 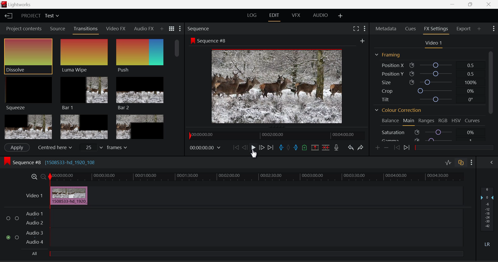 What do you see at coordinates (35, 214) in the screenshot?
I see `Audio 1` at bounding box center [35, 214].